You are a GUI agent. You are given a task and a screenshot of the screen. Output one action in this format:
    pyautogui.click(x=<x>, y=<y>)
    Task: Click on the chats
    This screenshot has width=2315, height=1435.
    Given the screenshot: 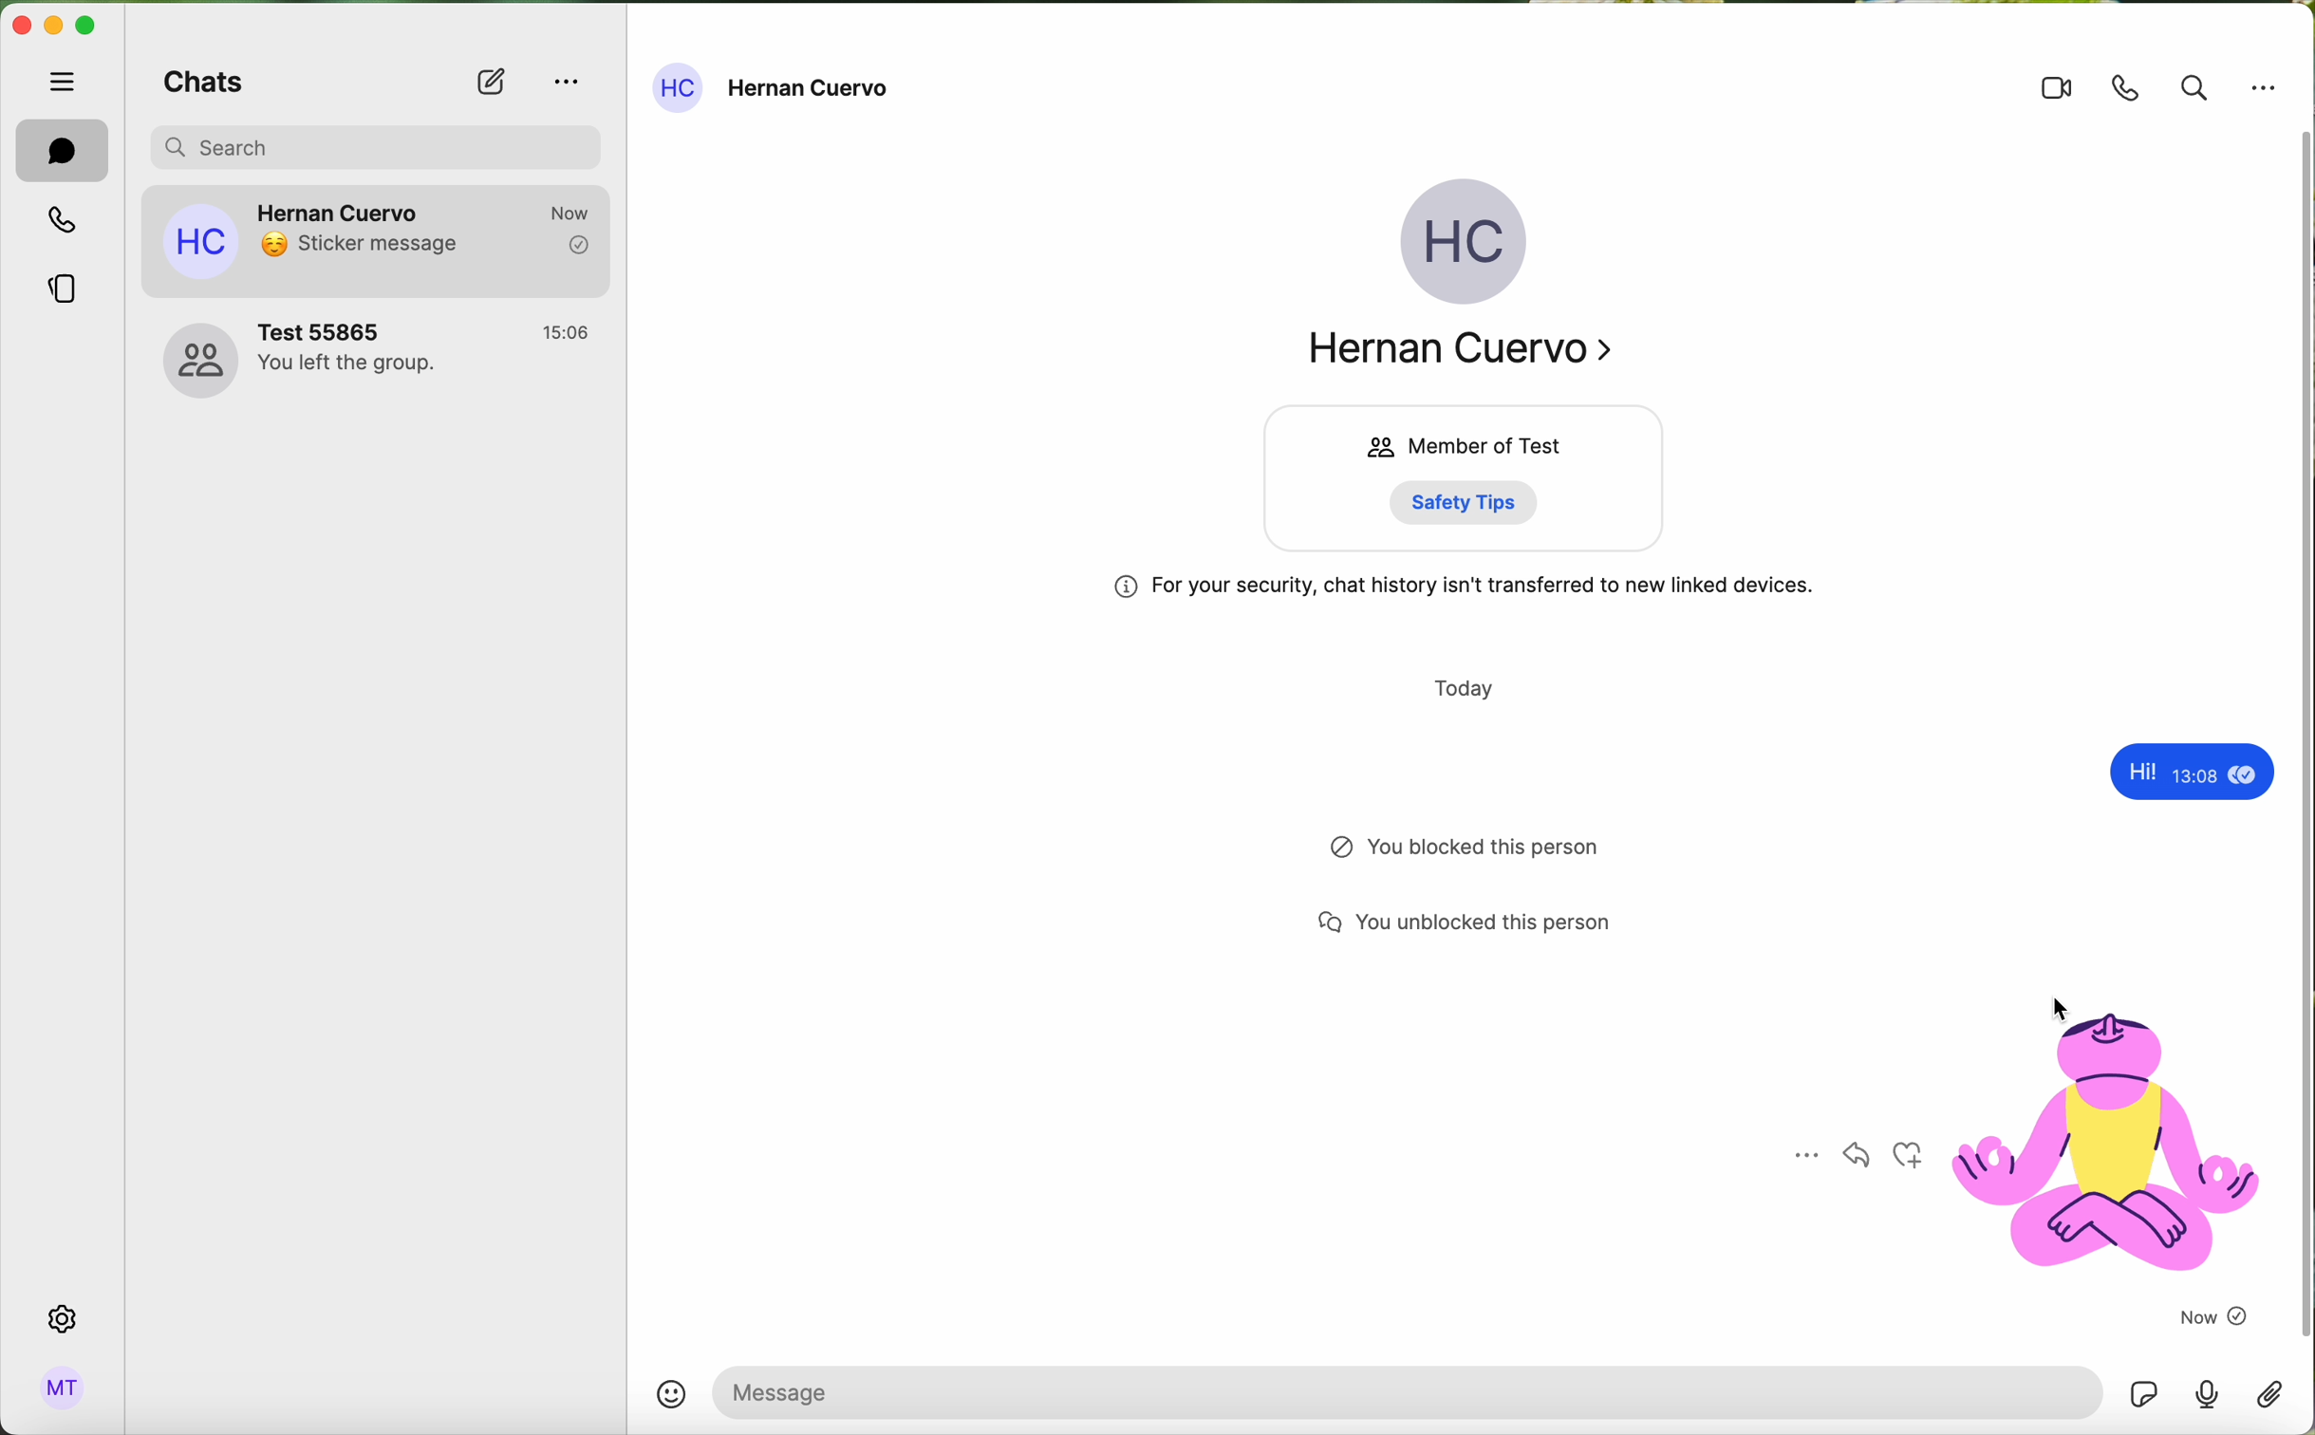 What is the action you would take?
    pyautogui.click(x=201, y=86)
    